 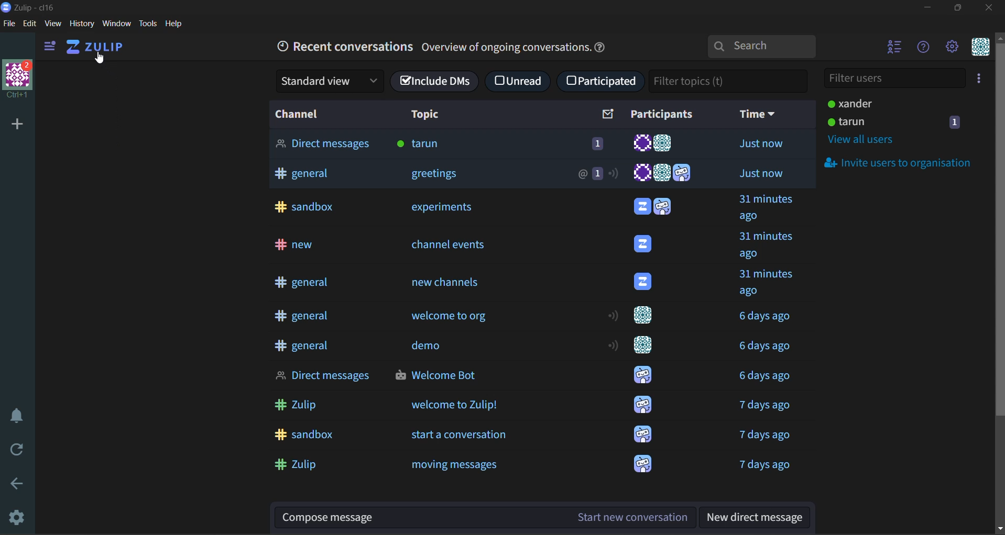 I want to click on view, so click(x=53, y=24).